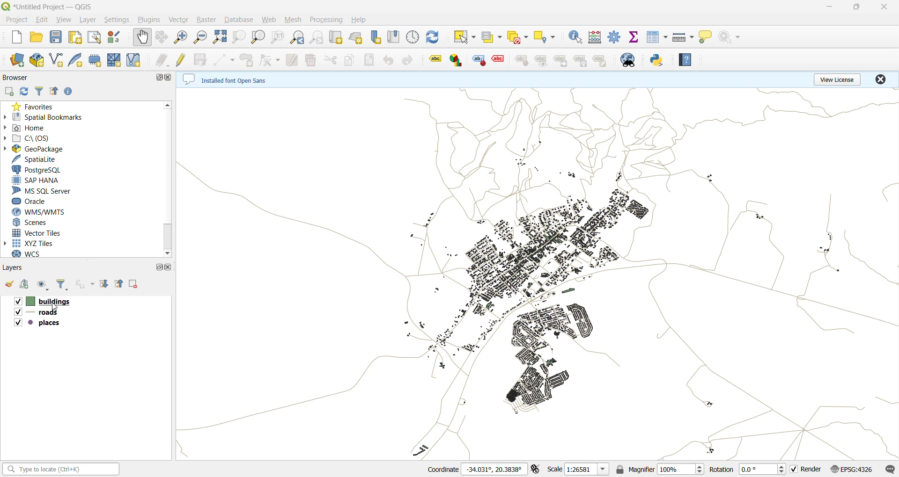 The image size is (899, 477). I want to click on log messages, so click(890, 469).